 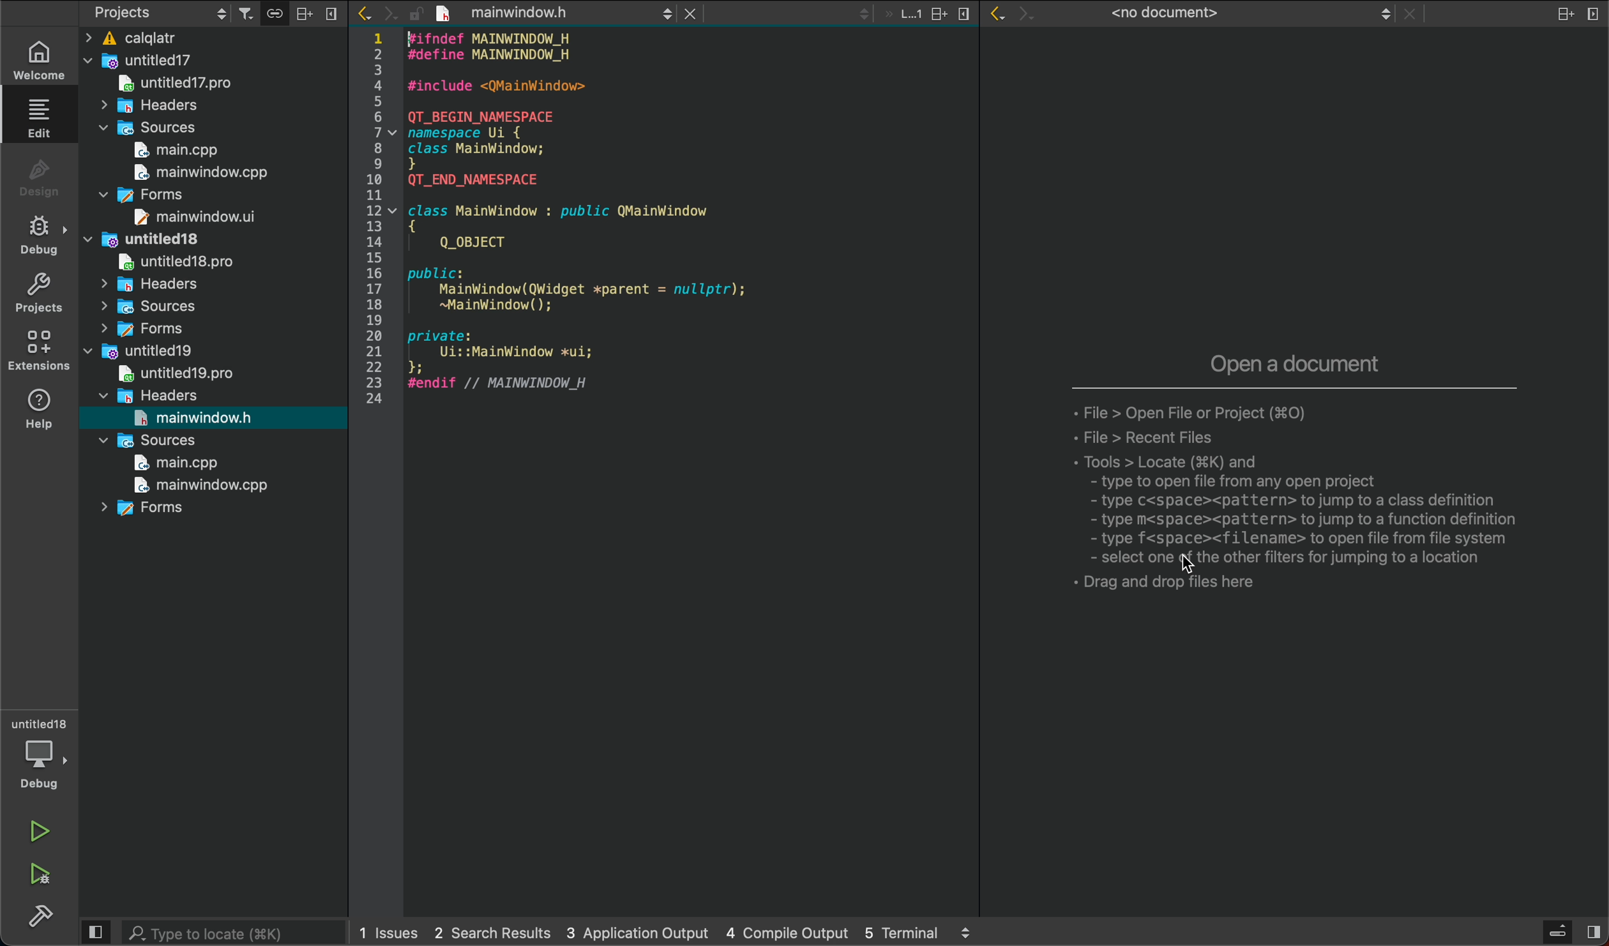 I want to click on , so click(x=529, y=15).